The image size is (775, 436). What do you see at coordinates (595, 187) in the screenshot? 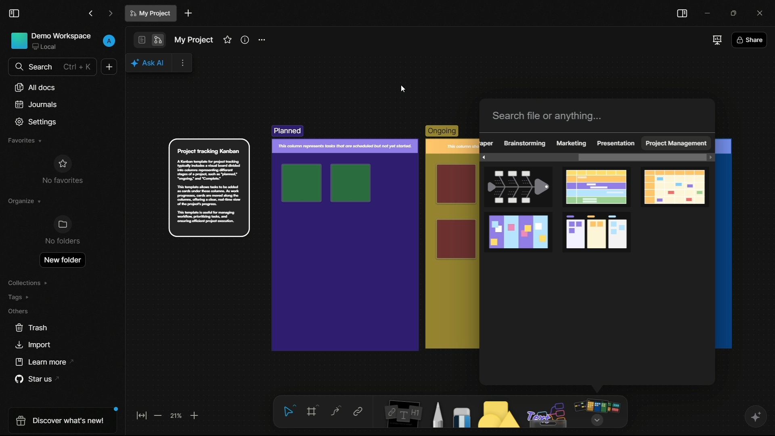
I see `template` at bounding box center [595, 187].